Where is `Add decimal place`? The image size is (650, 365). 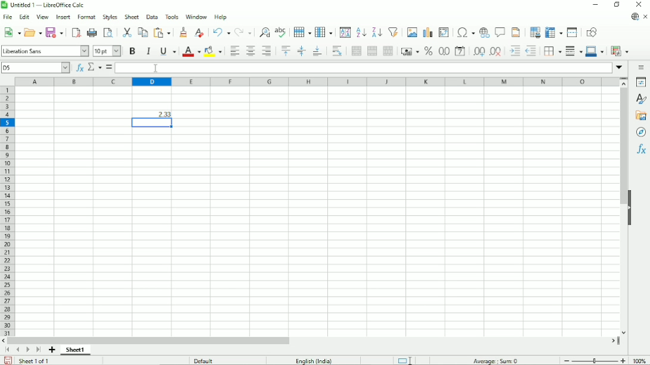
Add decimal place is located at coordinates (479, 52).